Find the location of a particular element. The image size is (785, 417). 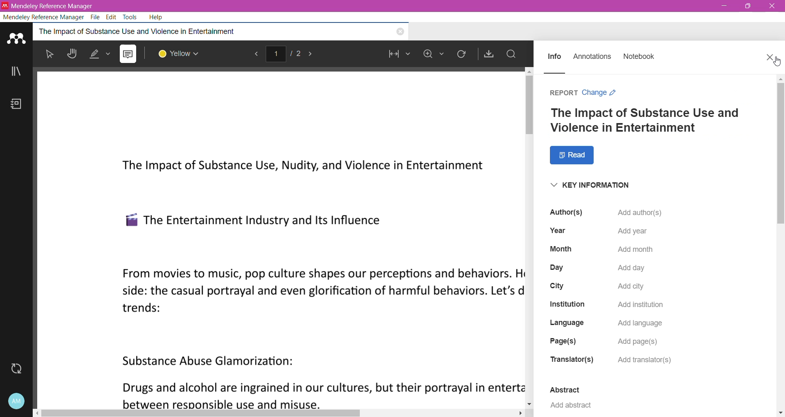

City is located at coordinates (558, 286).